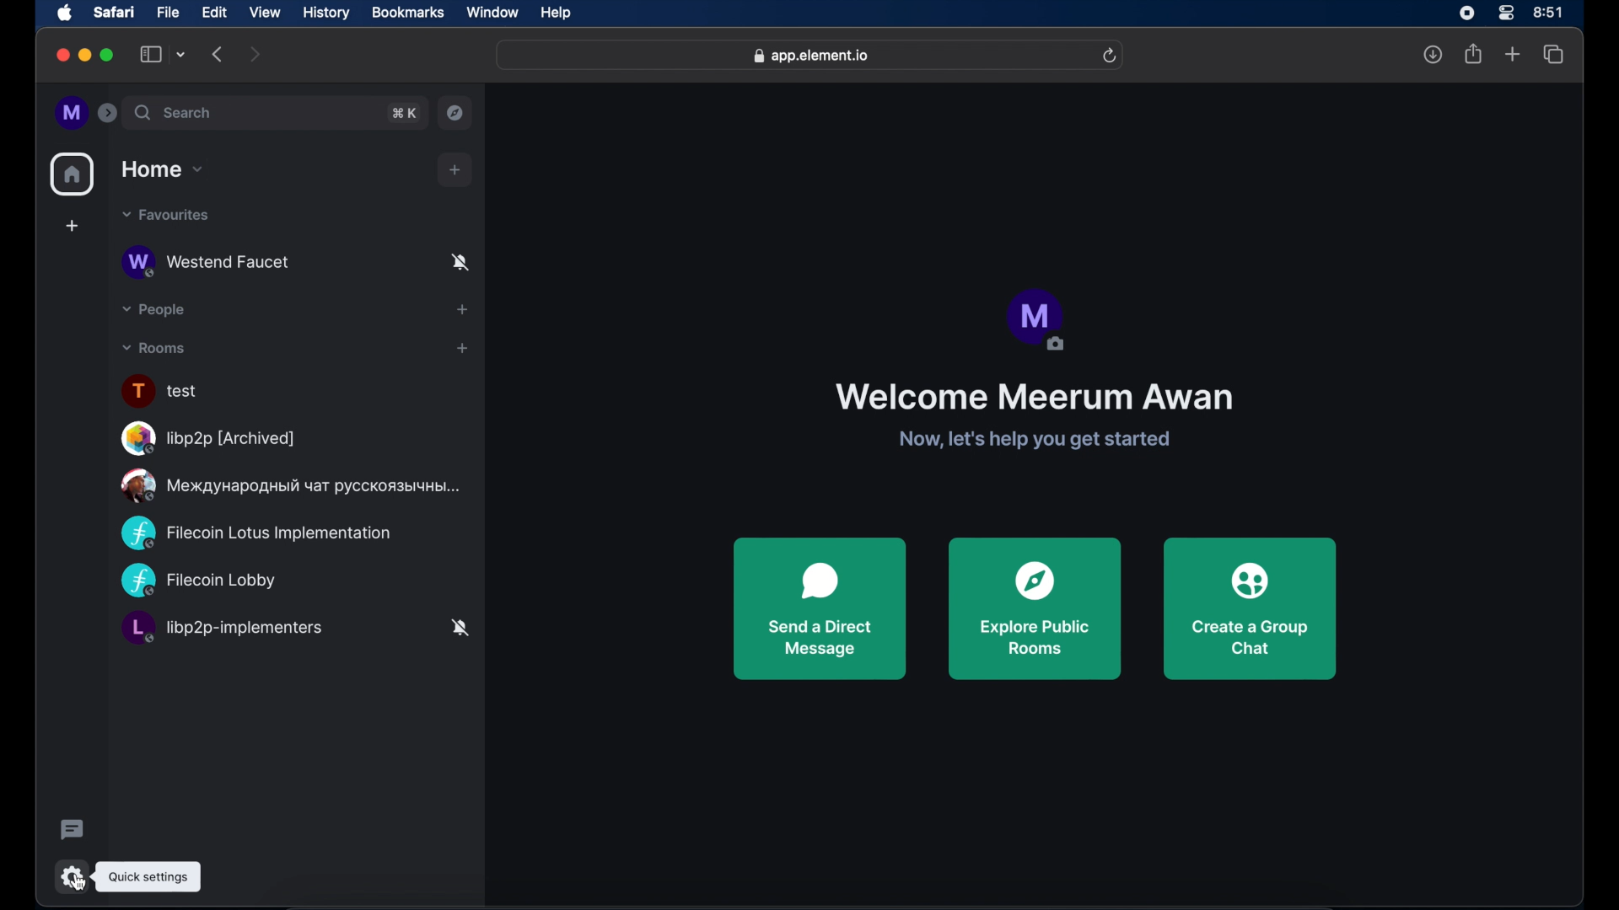 The height and width of the screenshot is (910, 1619). I want to click on add , so click(467, 308).